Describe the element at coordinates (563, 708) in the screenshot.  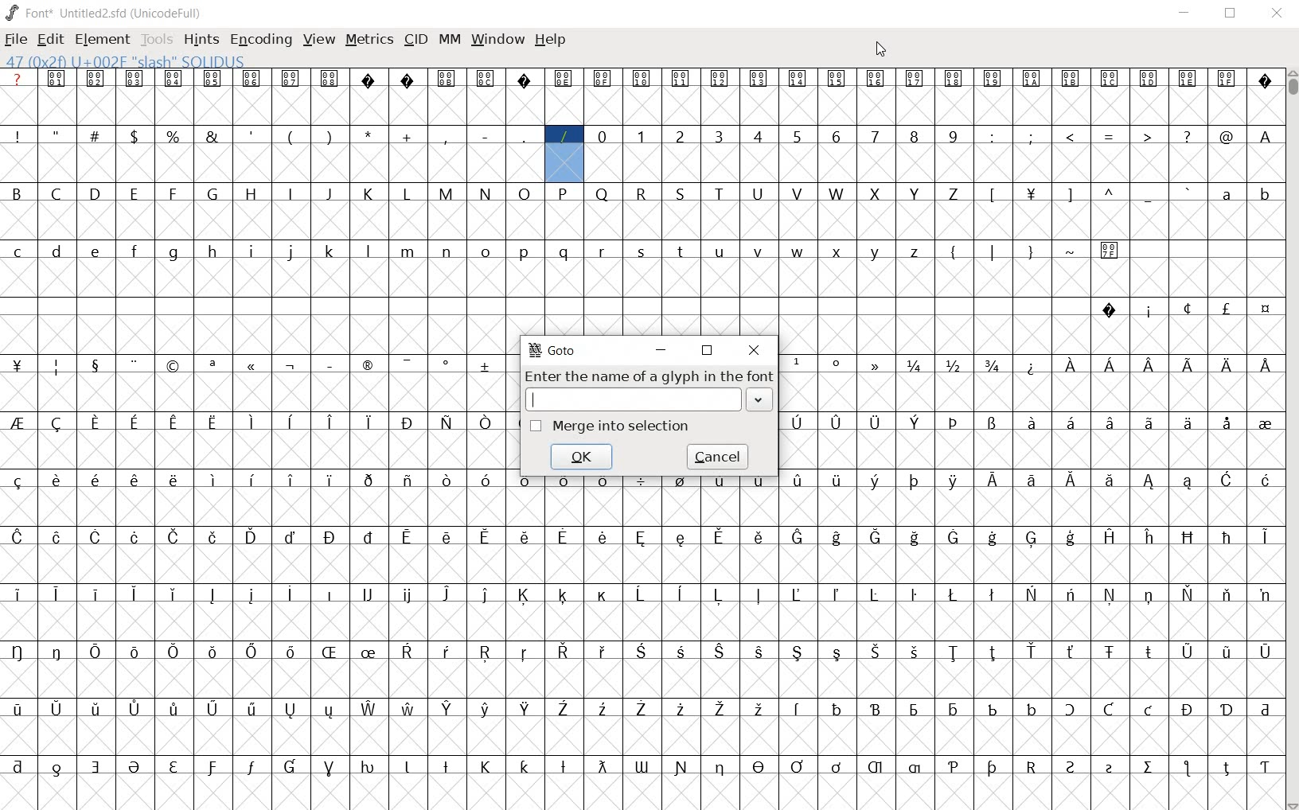
I see `glyph` at that location.